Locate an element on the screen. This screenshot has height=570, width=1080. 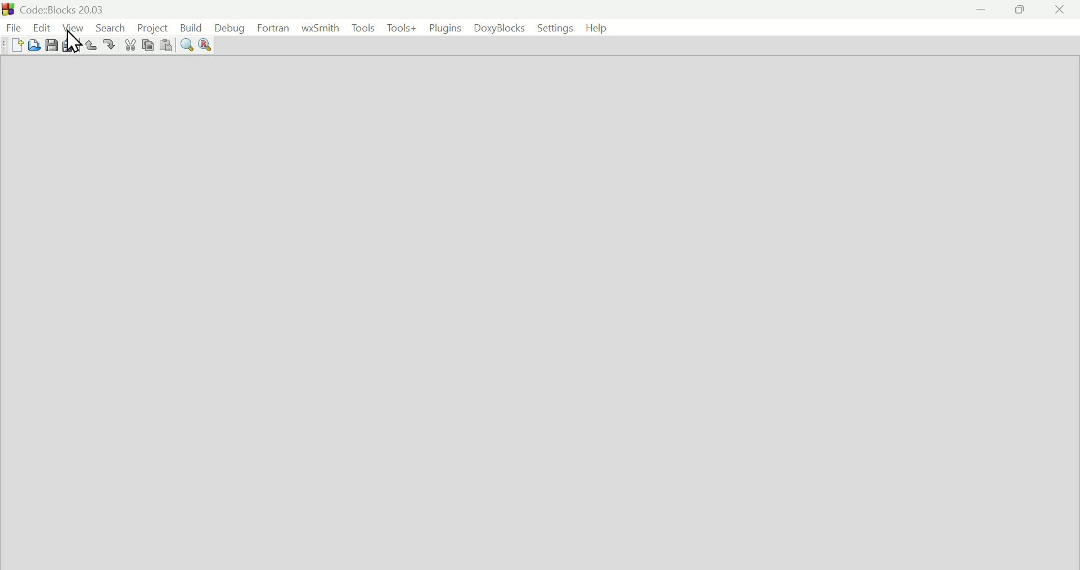
 Settings is located at coordinates (550, 28).